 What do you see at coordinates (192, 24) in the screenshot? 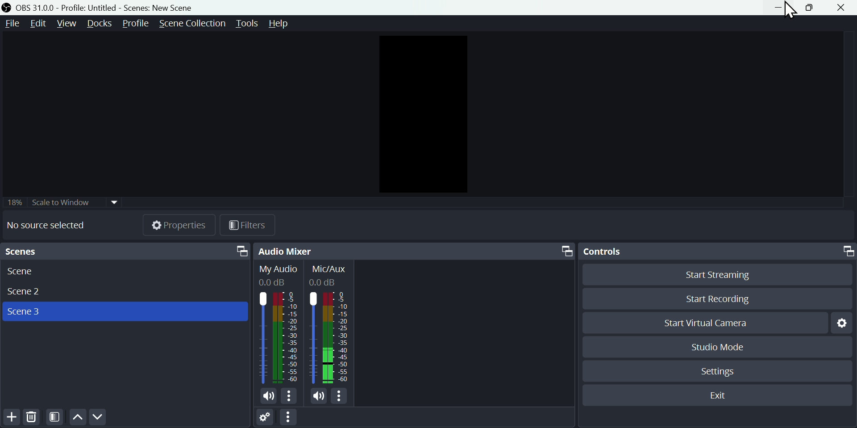
I see `Scene Transition` at bounding box center [192, 24].